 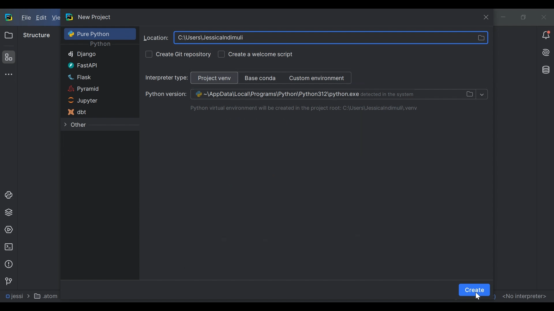 I want to click on Interpretor type, so click(x=162, y=78).